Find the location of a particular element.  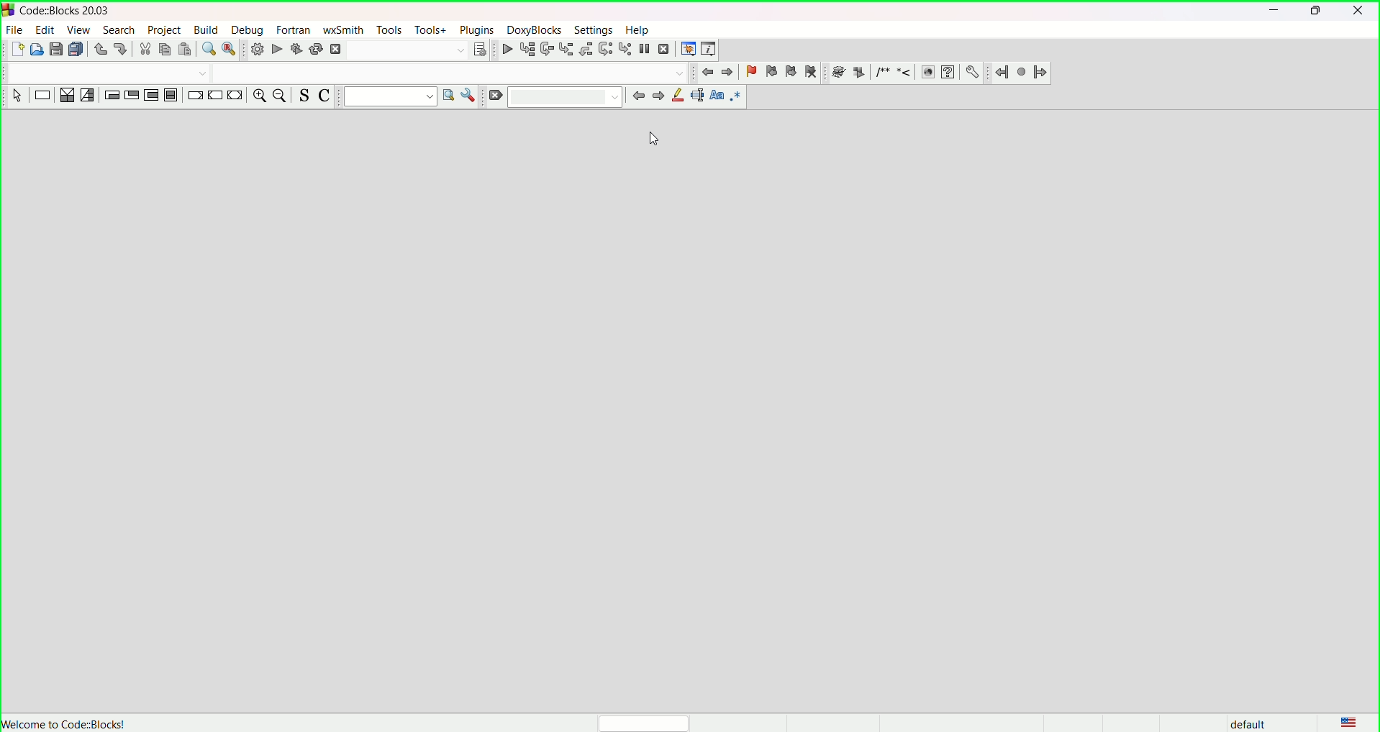

Doxyblocks is located at coordinates (532, 29).